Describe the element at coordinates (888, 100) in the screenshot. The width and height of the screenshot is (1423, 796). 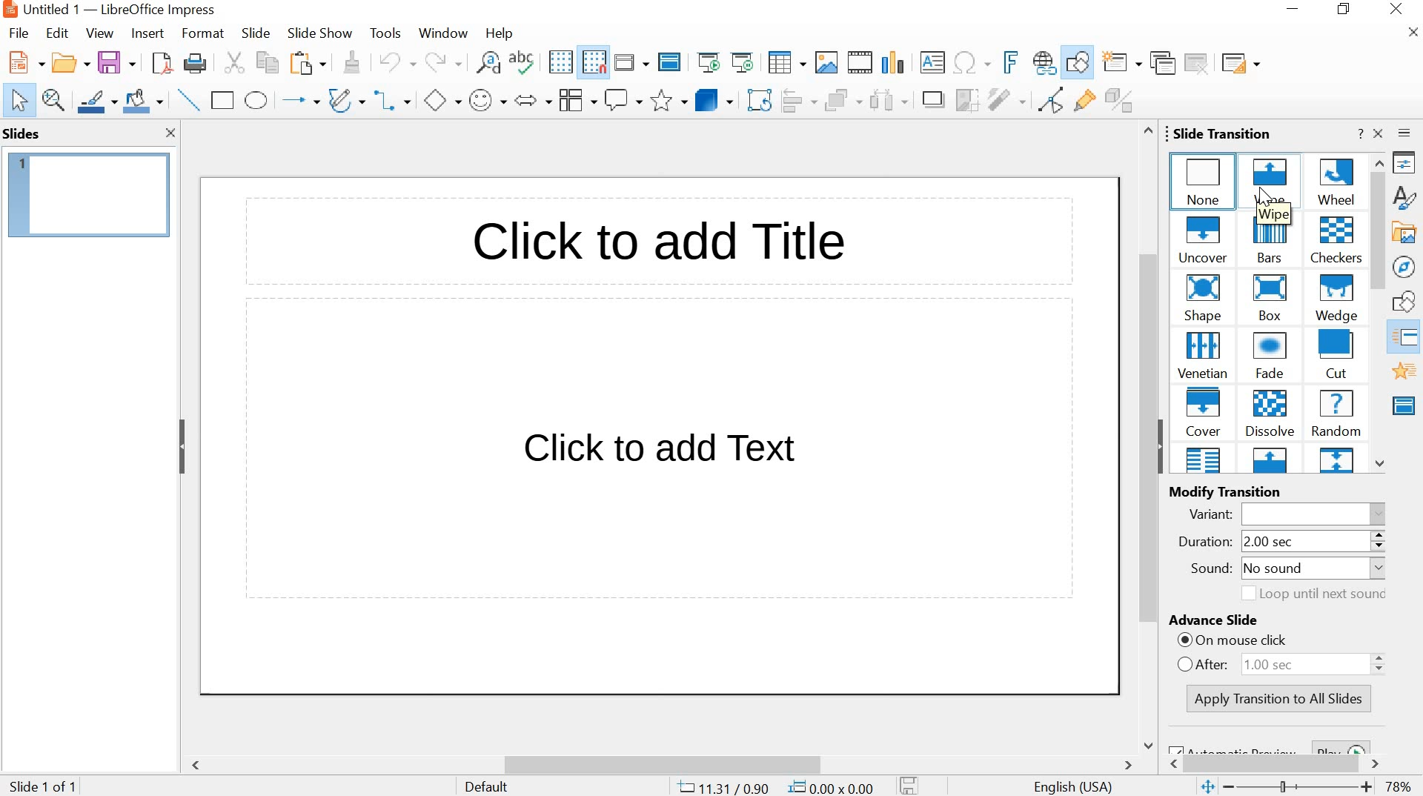
I see `select at least three objects to distribute` at that location.